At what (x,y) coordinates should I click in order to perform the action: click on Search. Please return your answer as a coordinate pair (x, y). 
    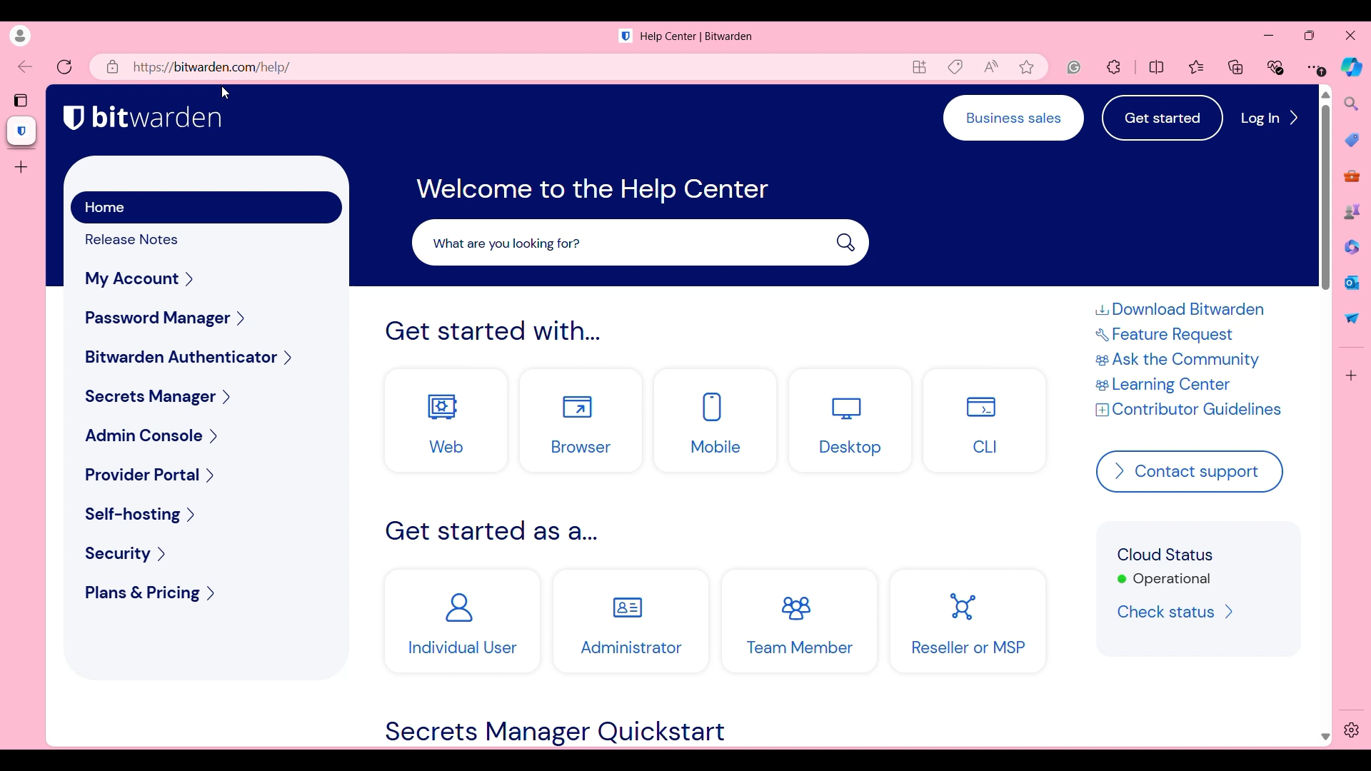
    Looking at the image, I should click on (1352, 104).